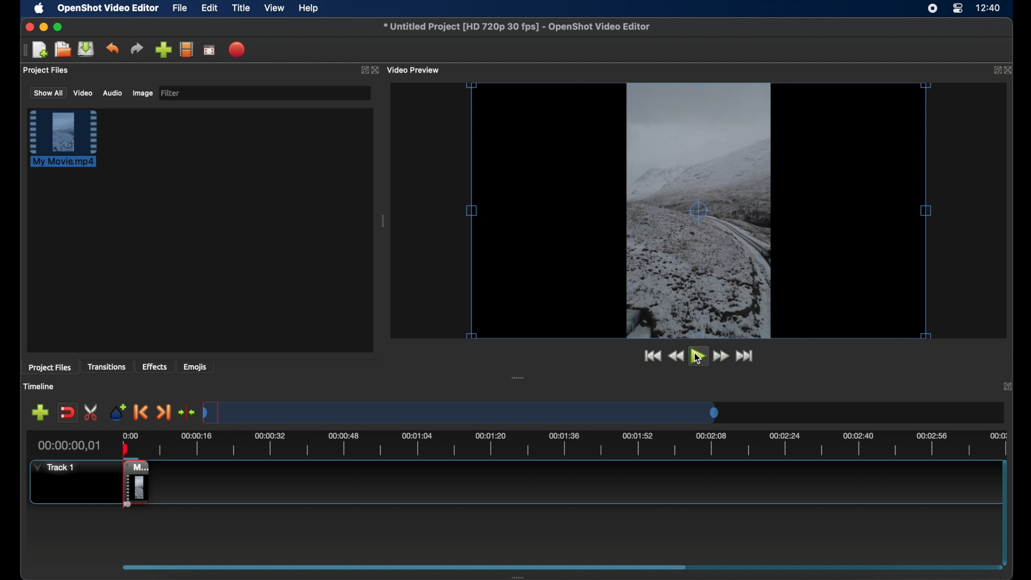 The height and width of the screenshot is (580, 1031). I want to click on transitions, so click(108, 367).